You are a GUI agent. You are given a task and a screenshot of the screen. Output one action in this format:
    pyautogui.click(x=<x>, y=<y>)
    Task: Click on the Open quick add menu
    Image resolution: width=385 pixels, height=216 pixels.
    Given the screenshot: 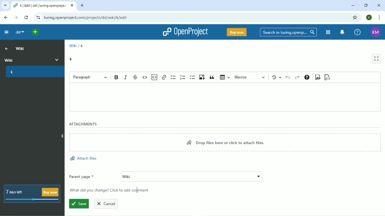 What is the action you would take?
    pyautogui.click(x=34, y=32)
    